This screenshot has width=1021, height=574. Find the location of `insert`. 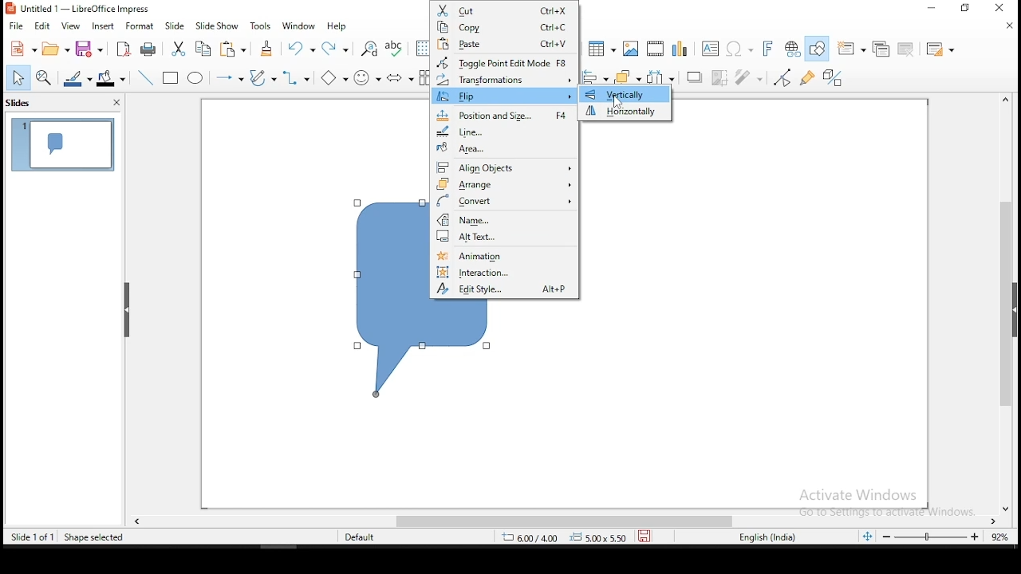

insert is located at coordinates (102, 26).